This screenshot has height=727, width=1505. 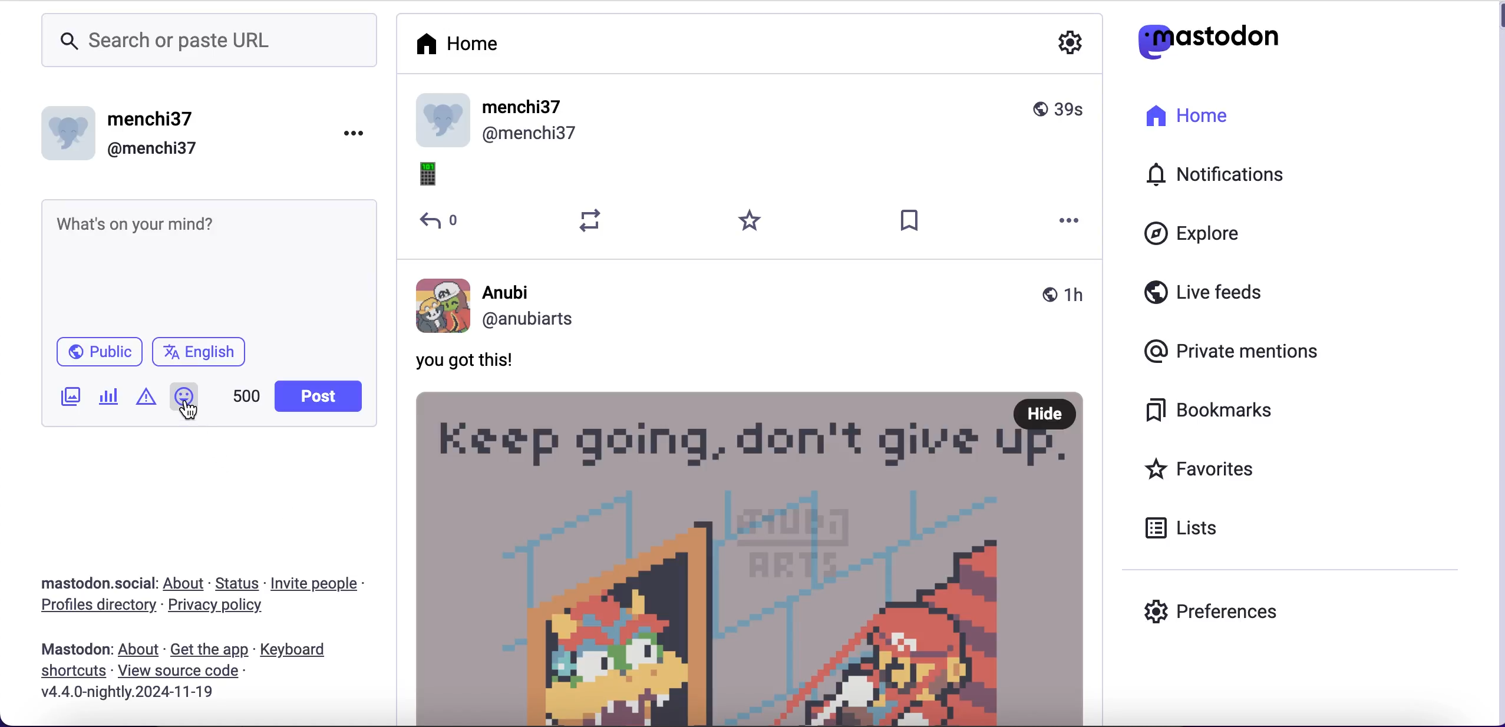 I want to click on keyboard, so click(x=303, y=650).